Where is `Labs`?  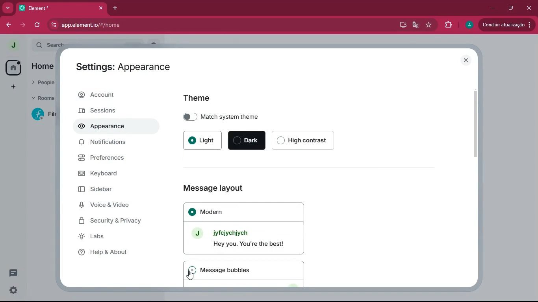 Labs is located at coordinates (95, 236).